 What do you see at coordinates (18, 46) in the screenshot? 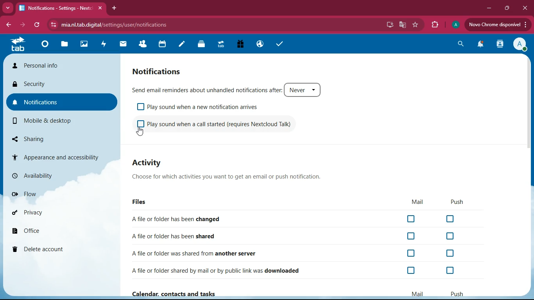
I see `tab` at bounding box center [18, 46].